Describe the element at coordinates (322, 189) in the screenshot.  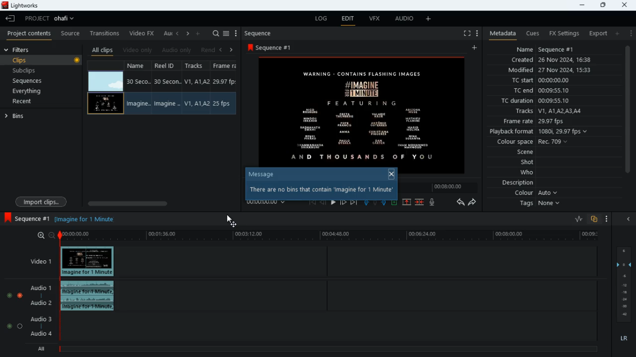
I see `conditon` at that location.